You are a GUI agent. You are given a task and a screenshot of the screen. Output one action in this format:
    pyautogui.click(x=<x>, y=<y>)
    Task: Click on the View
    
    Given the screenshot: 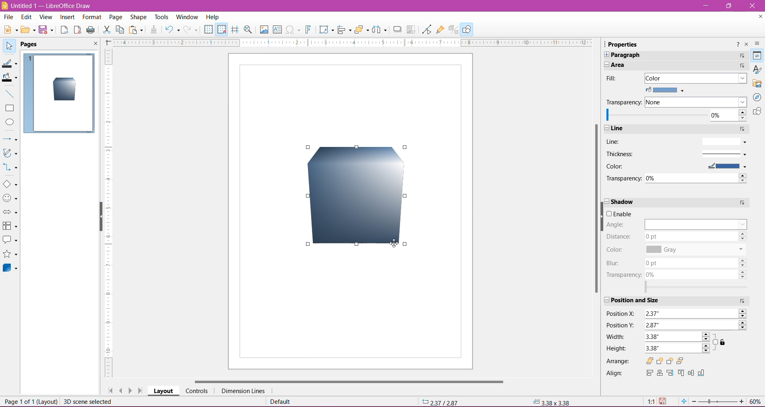 What is the action you would take?
    pyautogui.click(x=46, y=18)
    